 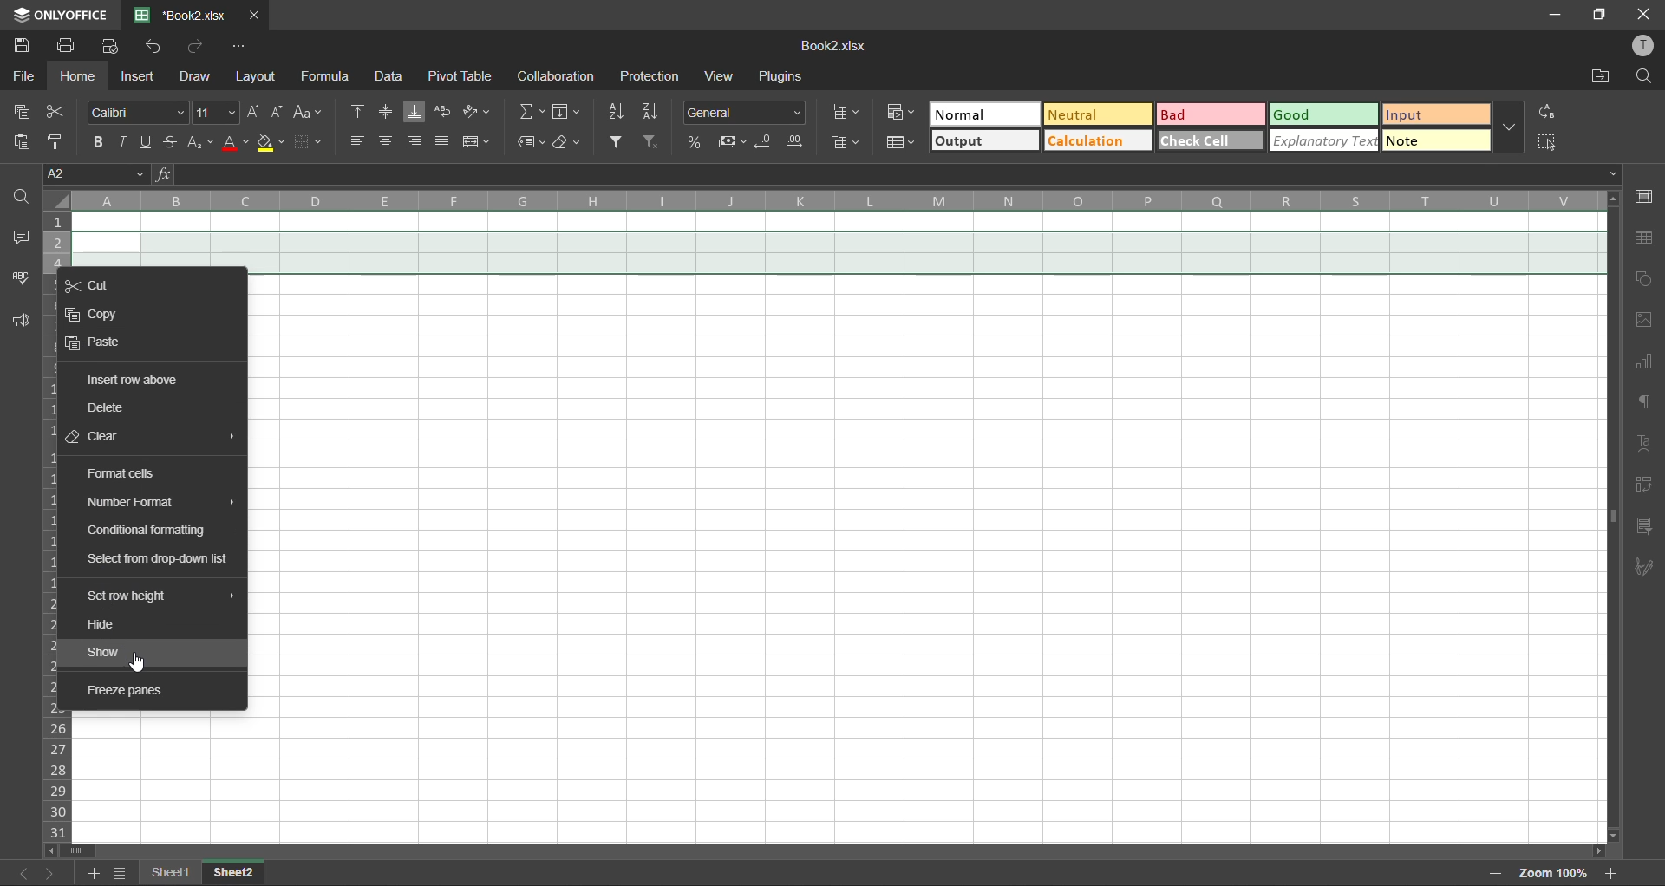 I want to click on maximize, so click(x=1600, y=16).